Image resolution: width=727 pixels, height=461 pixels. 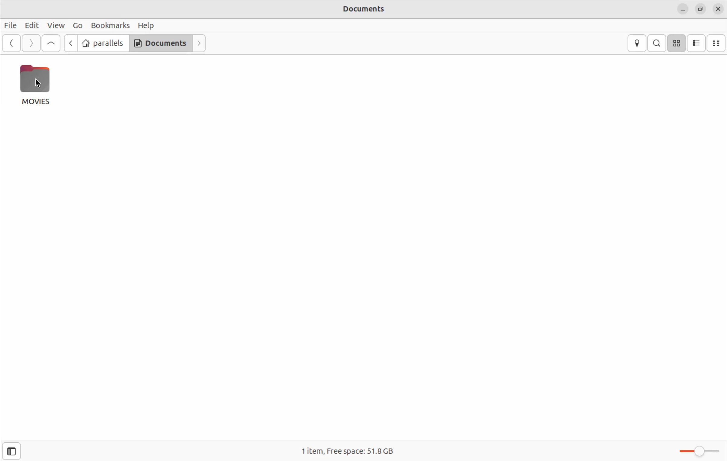 I want to click on toggle zoom, so click(x=696, y=451).